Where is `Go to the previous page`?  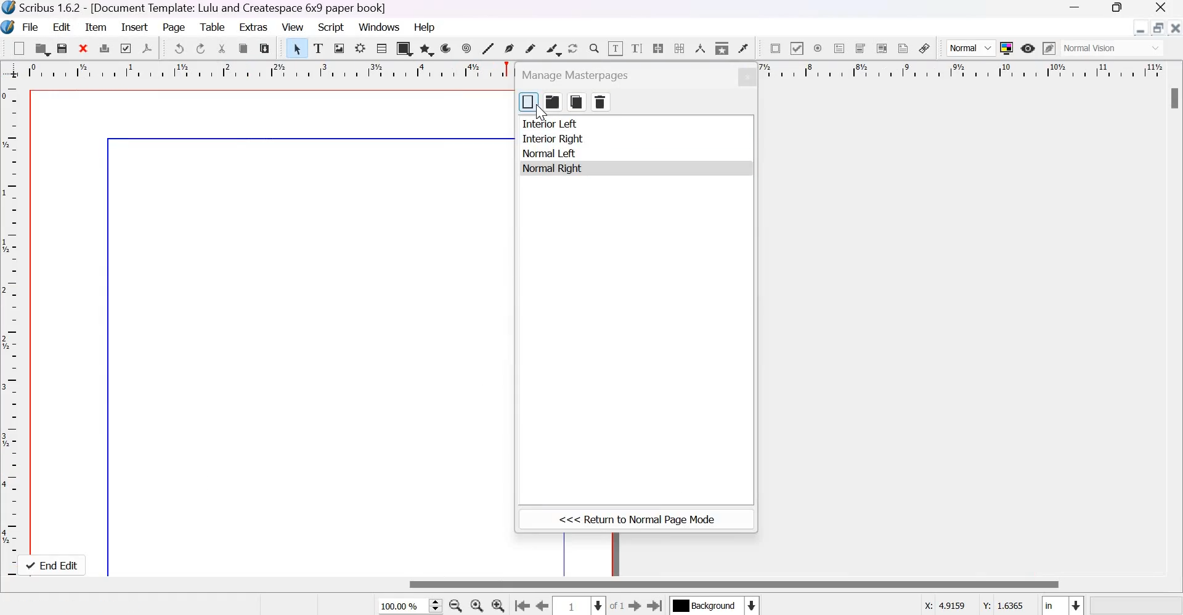
Go to the previous page is located at coordinates (540, 605).